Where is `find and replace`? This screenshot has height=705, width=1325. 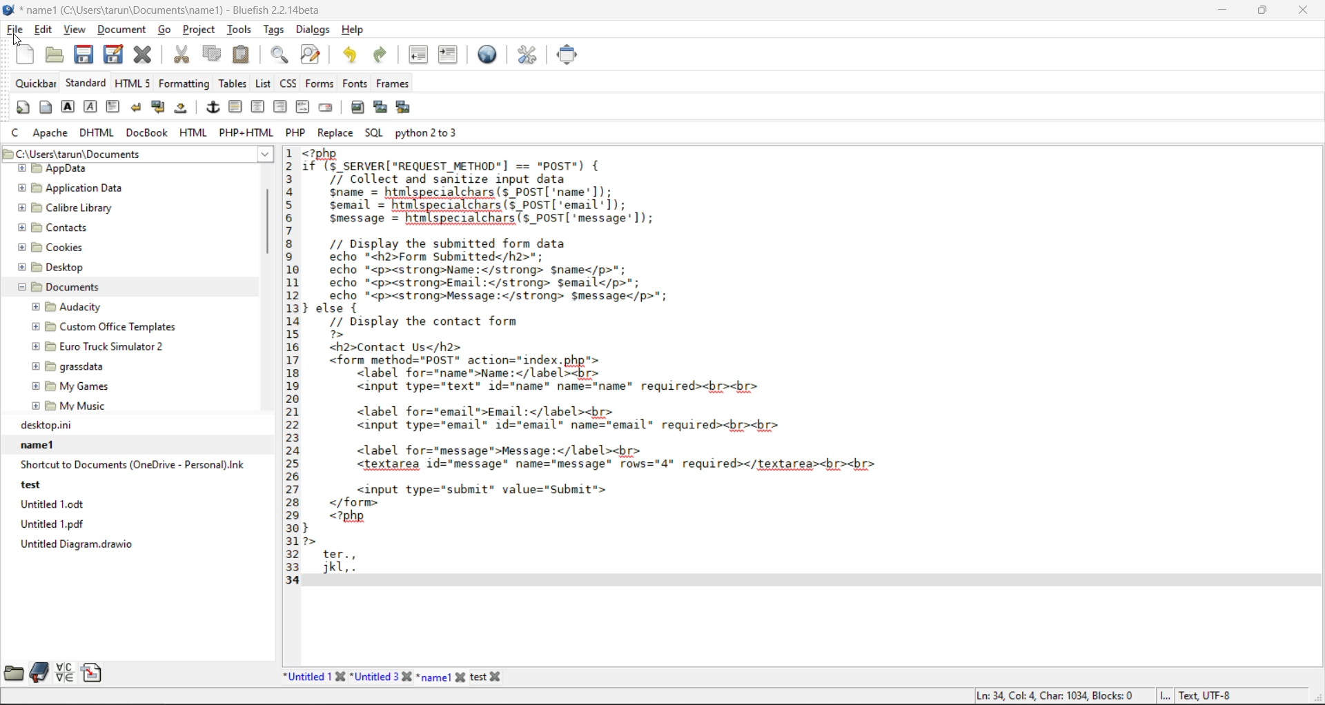
find and replace is located at coordinates (315, 54).